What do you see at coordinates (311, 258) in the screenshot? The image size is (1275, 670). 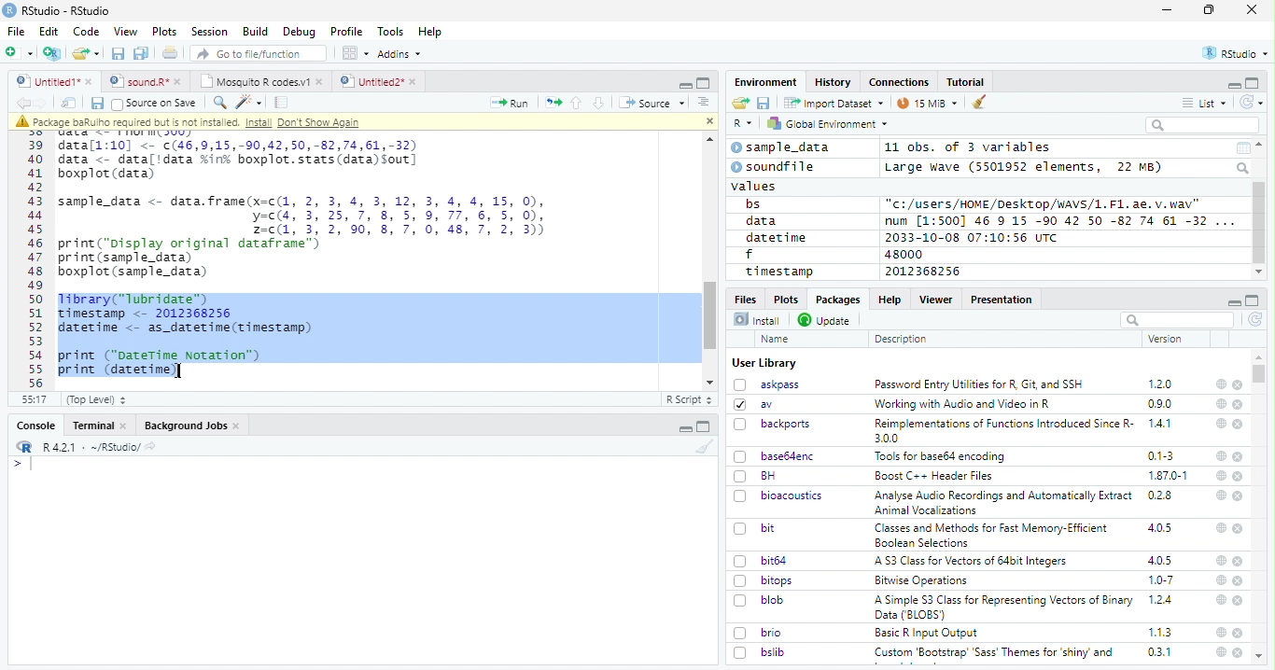 I see `data[1:10] <- c(46,9,15,-90,42,50,-82,74,61,-32)

data <_ data[!data ink boxplot.stats(data)sout]

boxplot (data)

sample_data <- data.frame(x=c(1, 2, 3, 4, 3, 12, 3, 4, 4, 15, 0),
y-c(4, 3, 25,7, 8,5, 9,77, 6,5, 0),
2=c(1, 3, 2, 90, 8, 7, 0, 48, 7, 2, 3))

print("pisplay original dataframe™)

print (sample_data)

boxplot (sample_data)

Jibrary("lubridate™)

Timestamp <- 2012368256

datetime <- as_datetime(tinestanp)

print ("DateTime Notation")

print (datetime)` at bounding box center [311, 258].